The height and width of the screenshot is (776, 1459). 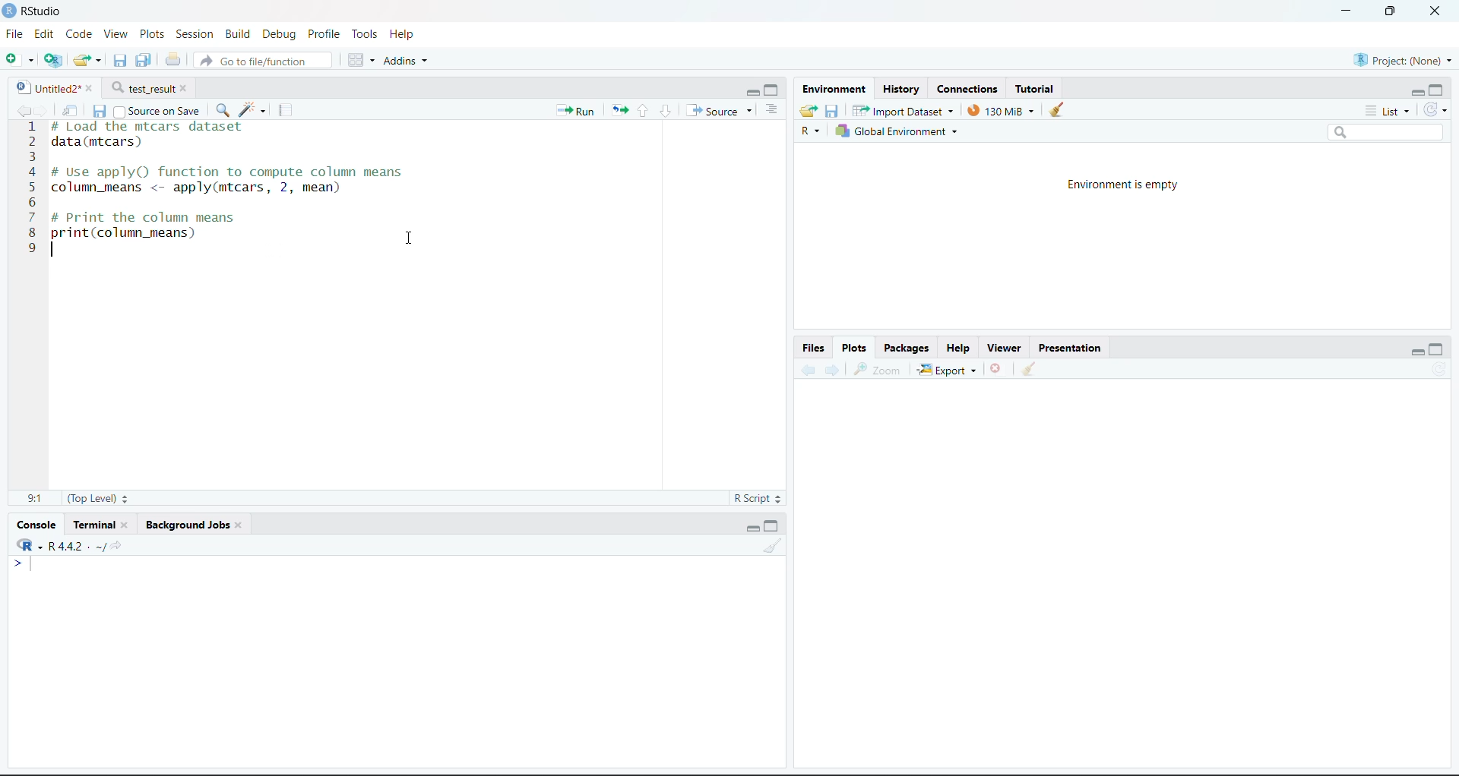 I want to click on Import Dataset, so click(x=903, y=110).